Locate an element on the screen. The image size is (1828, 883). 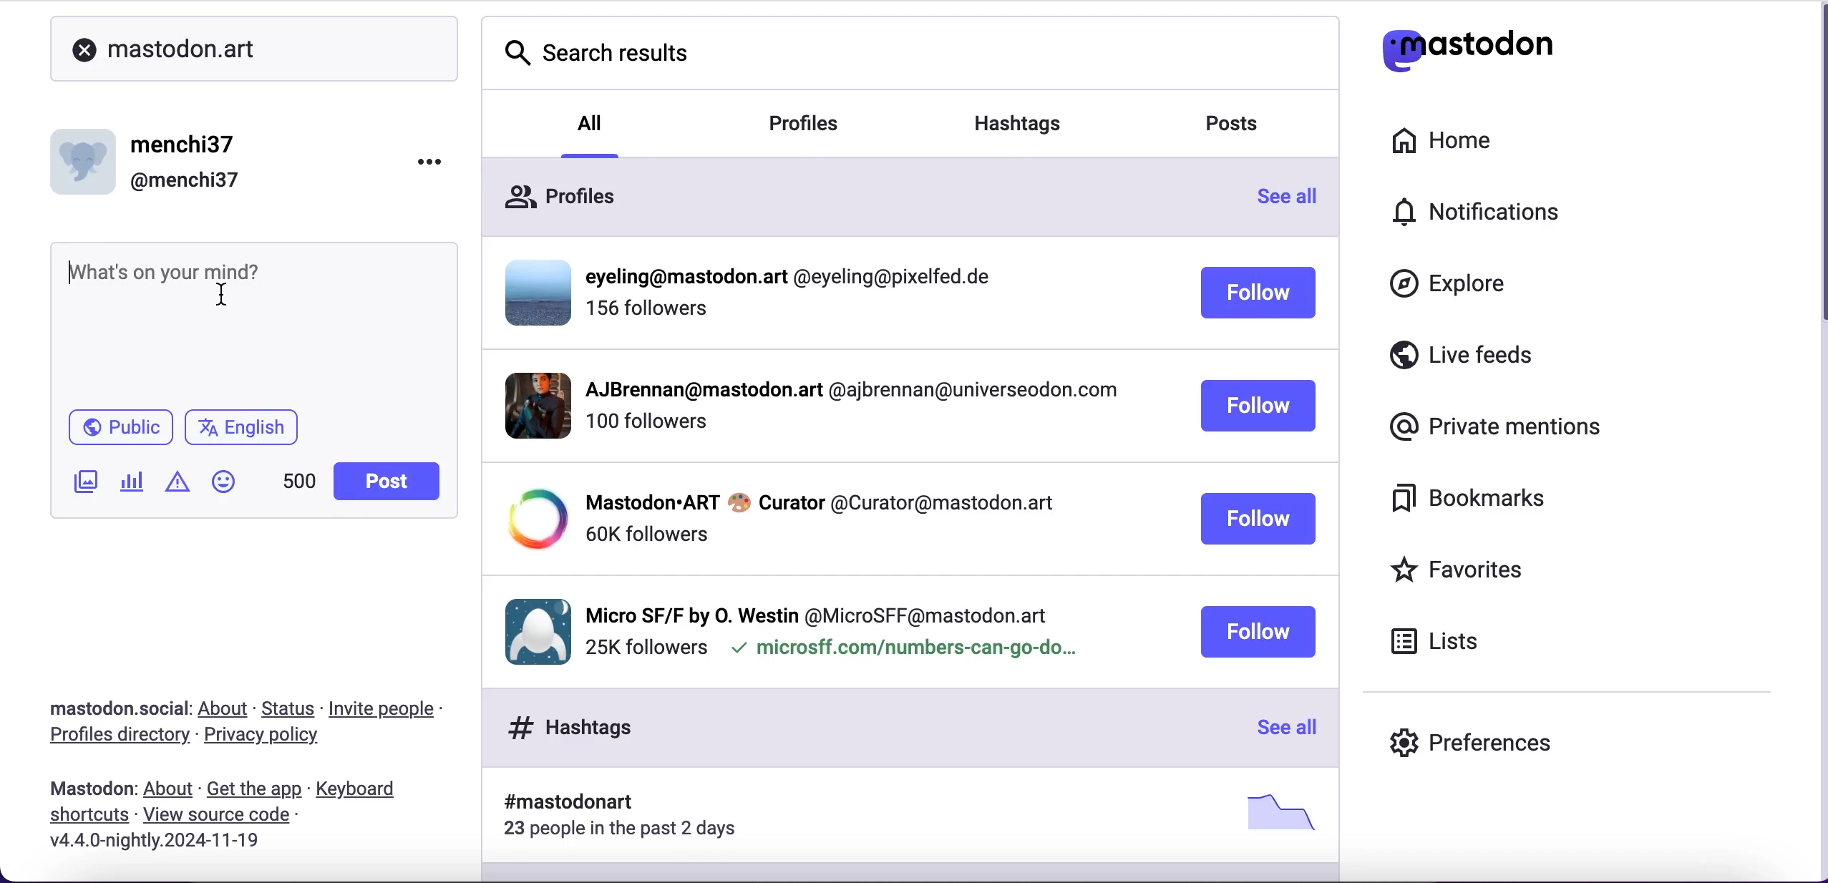
view source code is located at coordinates (222, 817).